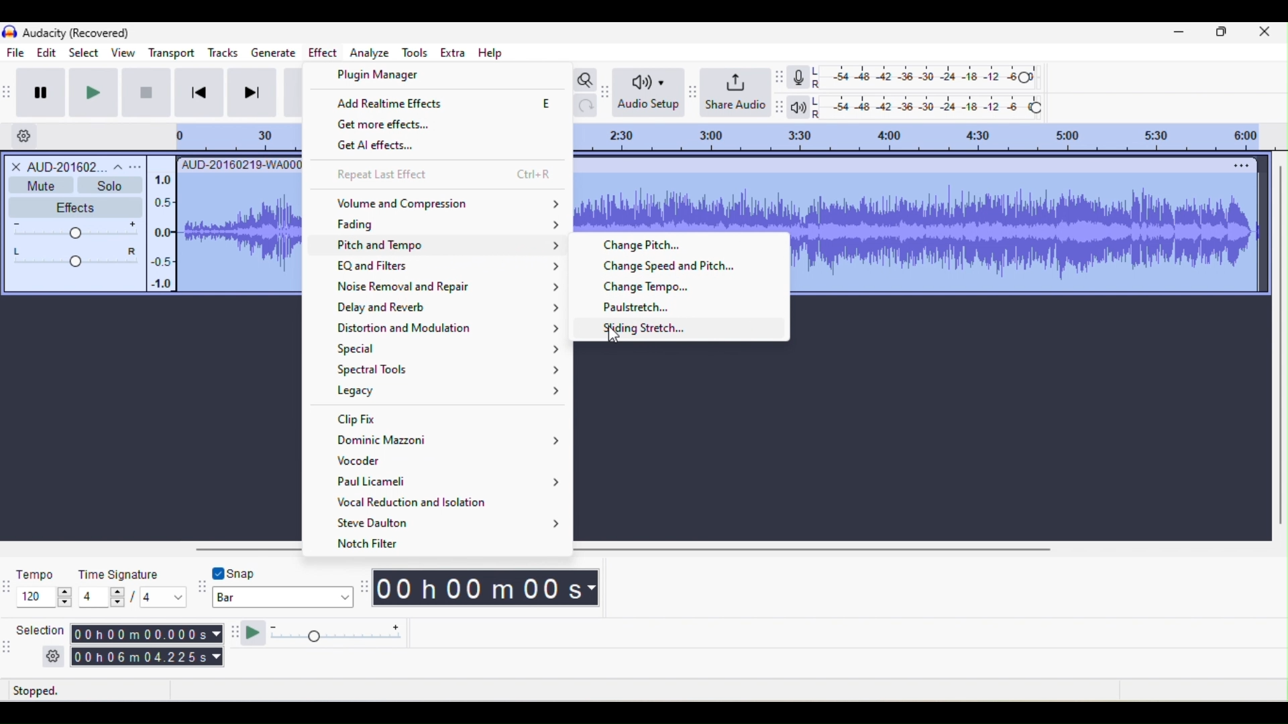 The image size is (1288, 724). Describe the element at coordinates (82, 52) in the screenshot. I see `select` at that location.